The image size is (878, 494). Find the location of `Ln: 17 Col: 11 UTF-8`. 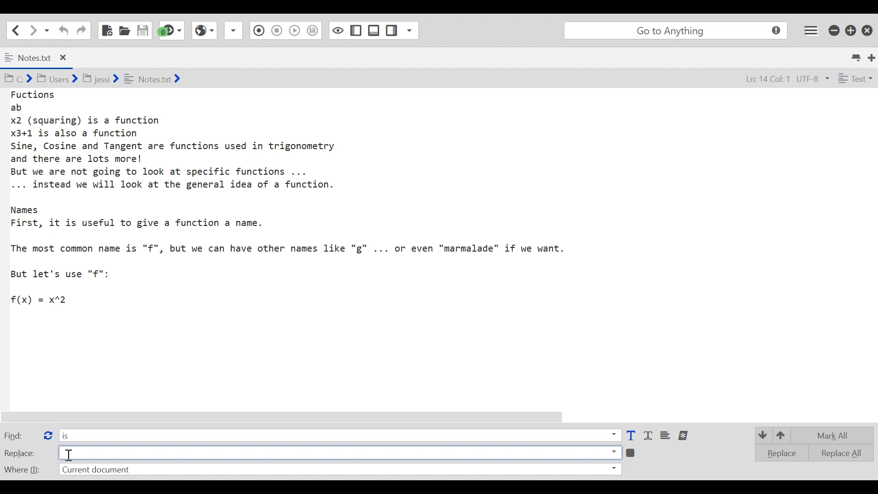

Ln: 17 Col: 11 UTF-8 is located at coordinates (777, 80).